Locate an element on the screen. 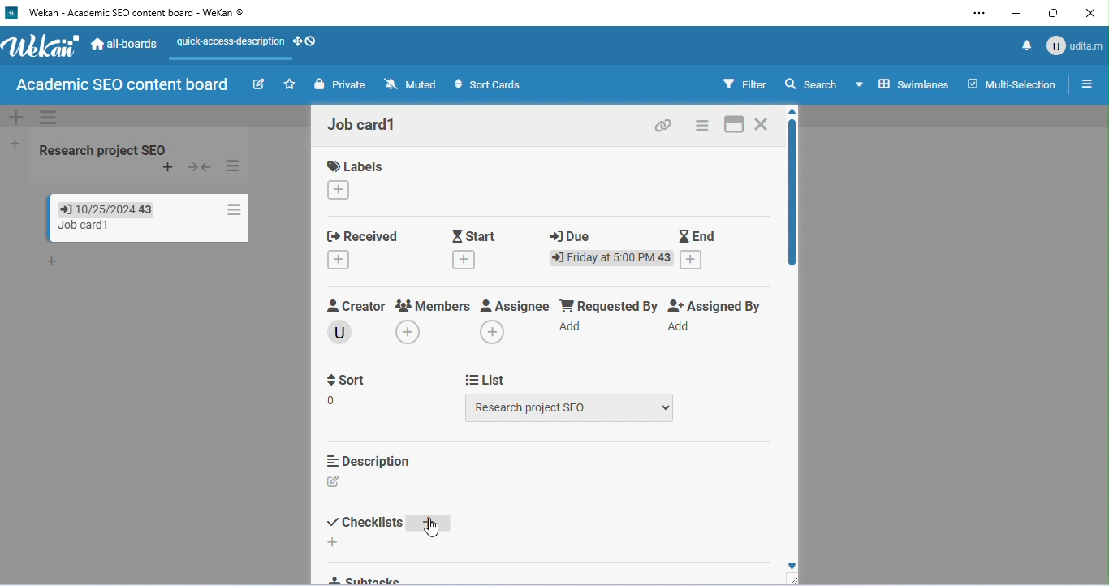 The image size is (1109, 586). close the card is located at coordinates (764, 124).